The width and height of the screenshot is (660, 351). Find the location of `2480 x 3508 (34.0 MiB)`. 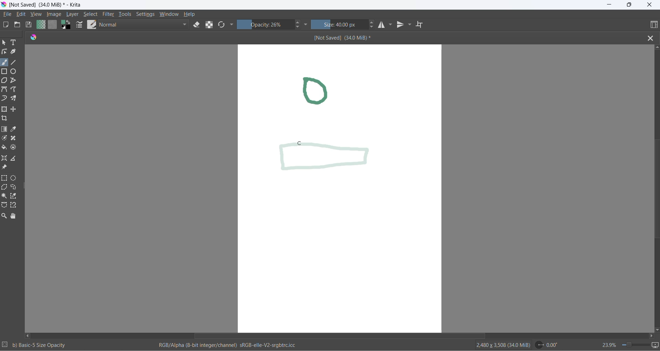

2480 x 3508 (34.0 MiB) is located at coordinates (500, 345).